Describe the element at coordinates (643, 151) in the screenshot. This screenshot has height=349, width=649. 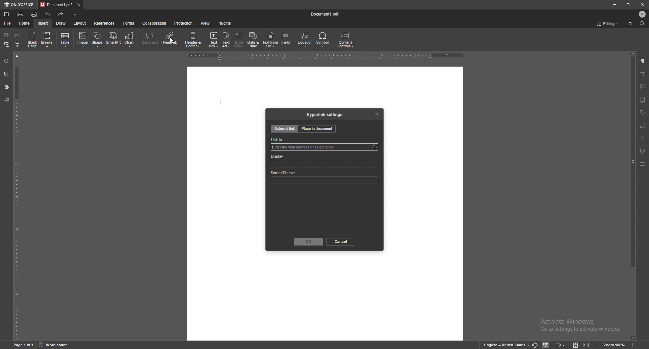
I see `signature field` at that location.